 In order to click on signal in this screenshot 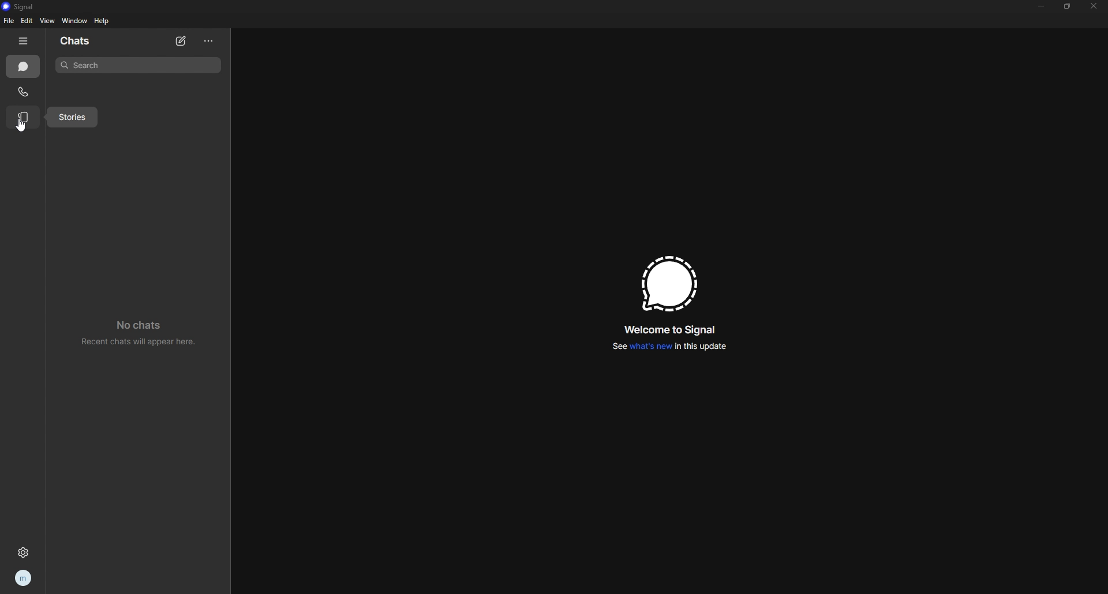, I will do `click(21, 6)`.